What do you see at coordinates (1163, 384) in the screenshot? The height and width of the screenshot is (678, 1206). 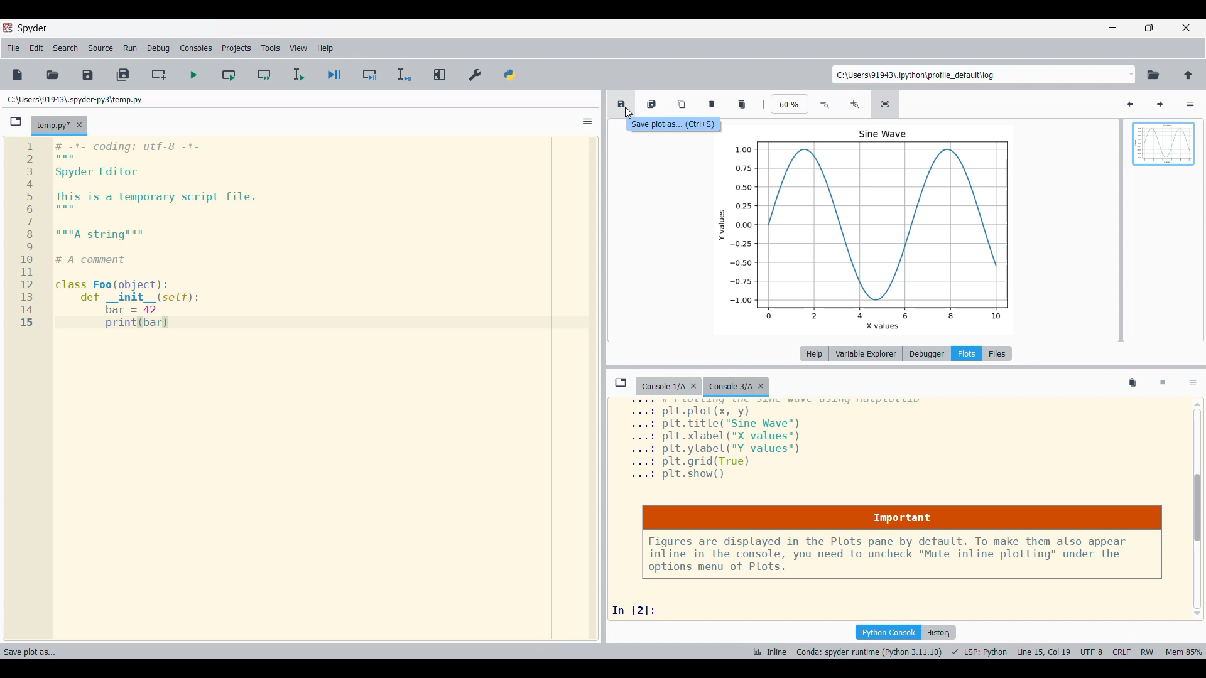 I see `Interrupt kernel` at bounding box center [1163, 384].